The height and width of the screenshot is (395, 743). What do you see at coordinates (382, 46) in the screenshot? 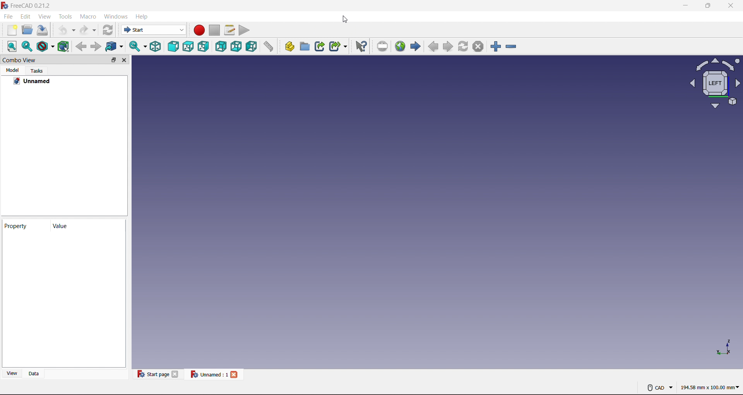
I see `Toggle Fullscreen` at bounding box center [382, 46].